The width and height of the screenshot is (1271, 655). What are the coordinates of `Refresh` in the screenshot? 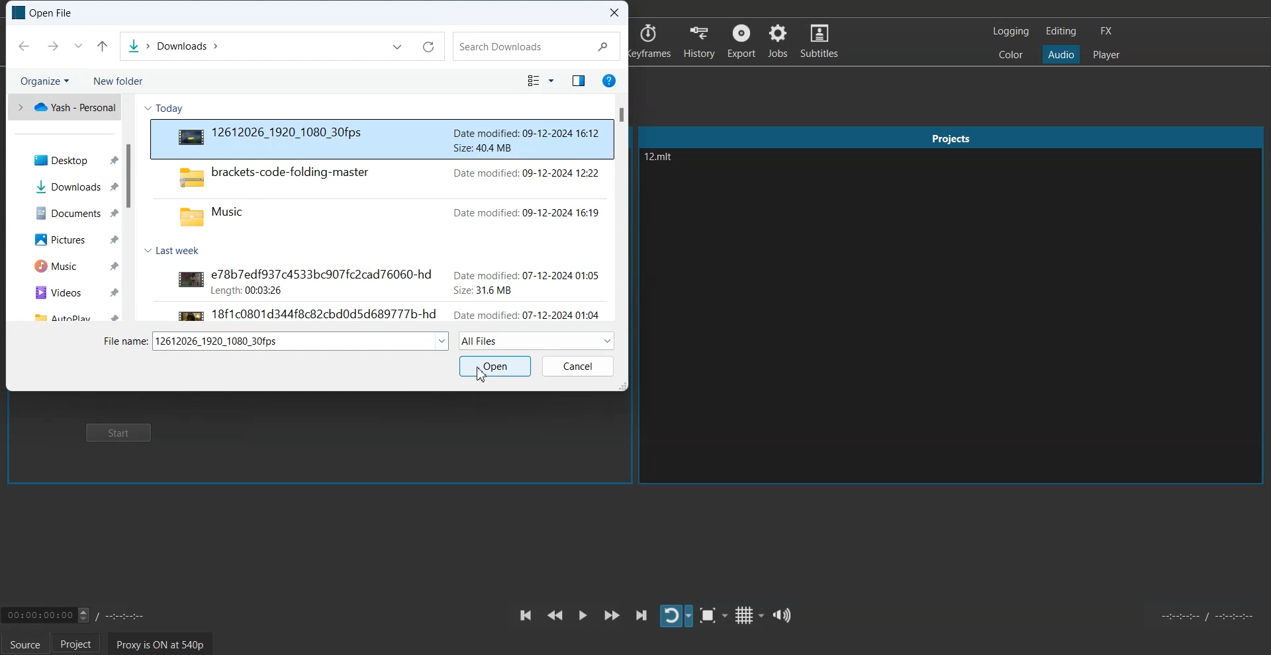 It's located at (429, 48).